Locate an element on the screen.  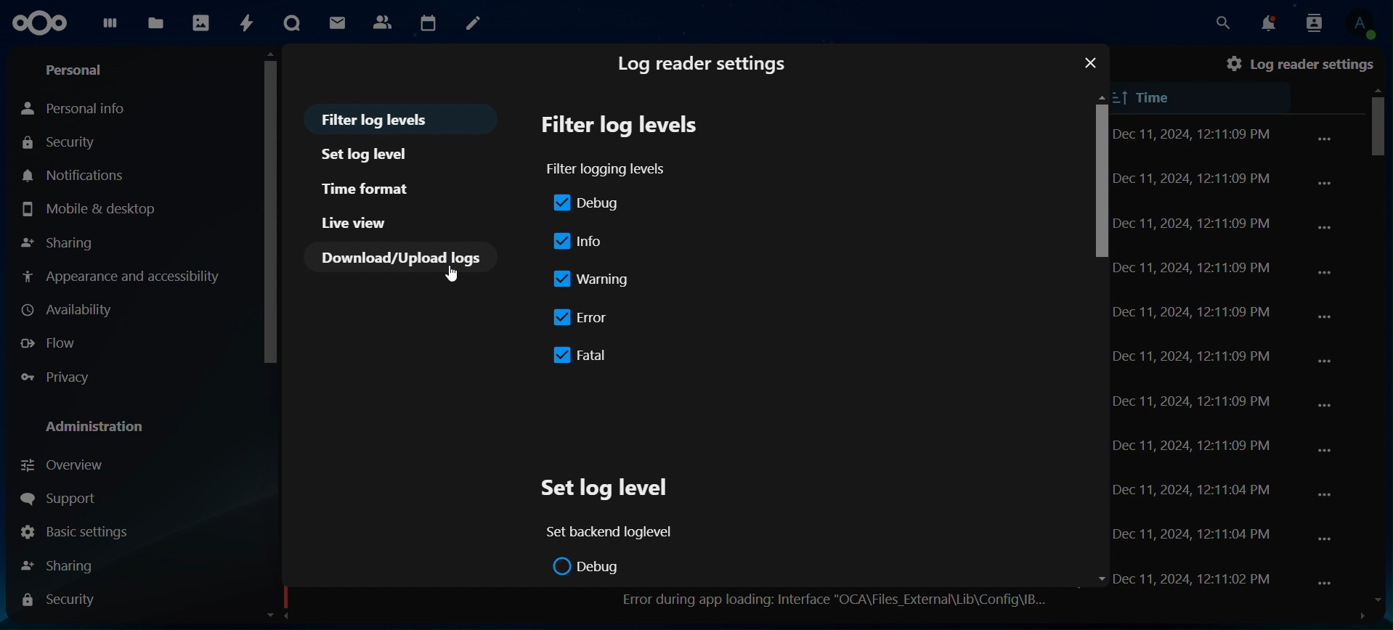
scrollbar is located at coordinates (271, 205).